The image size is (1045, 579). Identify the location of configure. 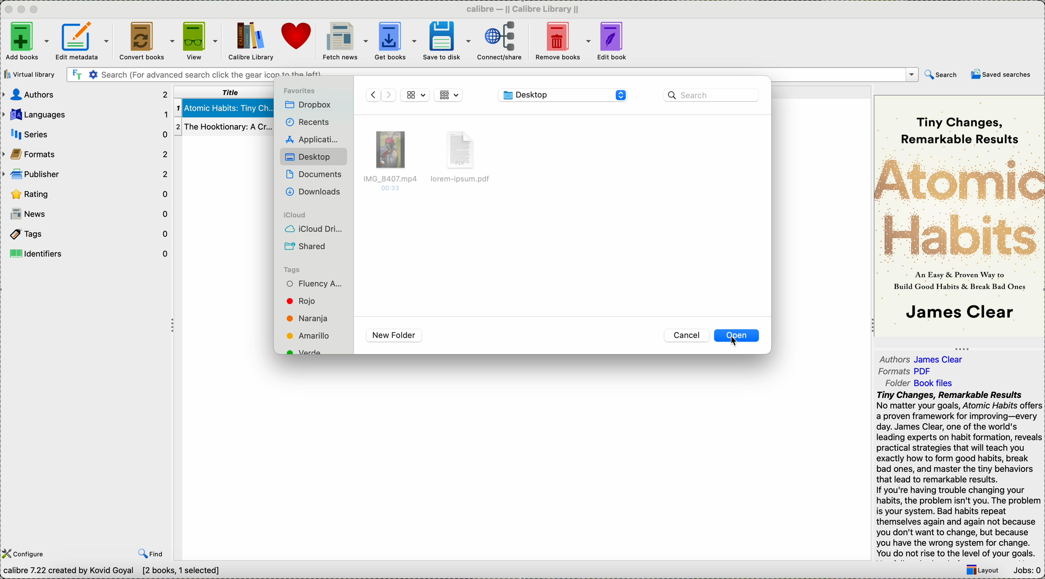
(26, 553).